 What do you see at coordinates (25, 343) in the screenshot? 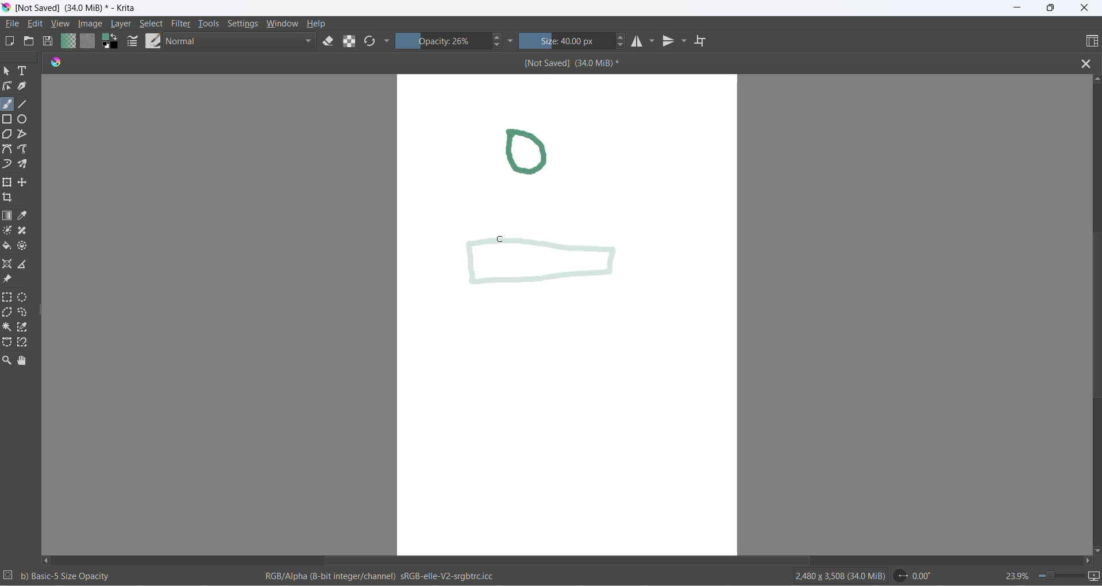
I see `magnetic curve selection tool` at bounding box center [25, 343].